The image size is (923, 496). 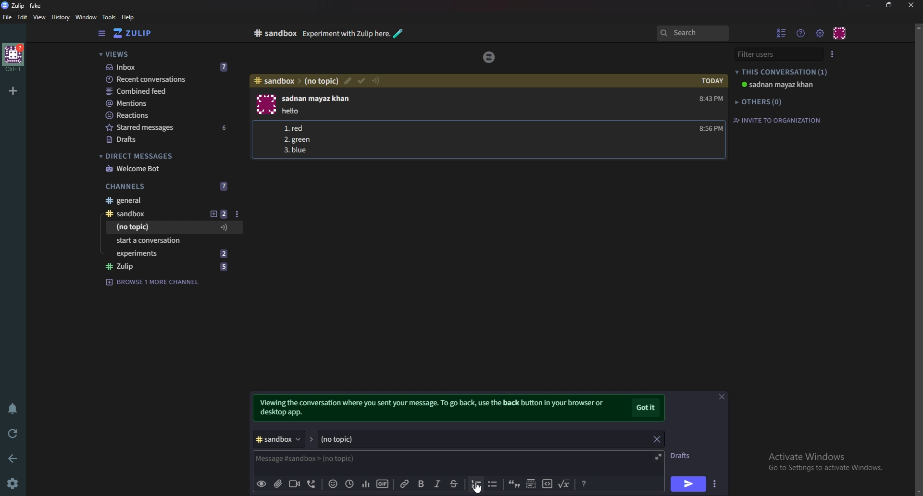 I want to click on Video call, so click(x=296, y=484).